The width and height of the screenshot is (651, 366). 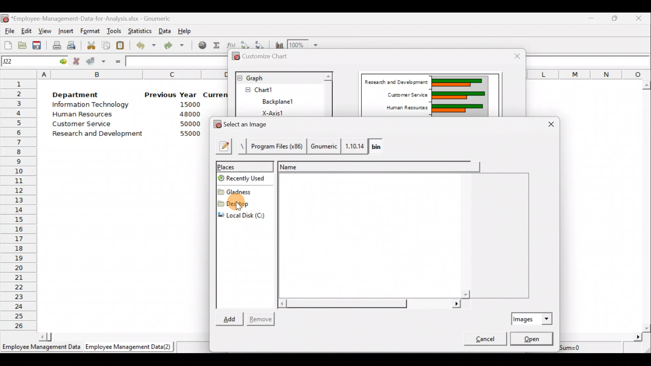 What do you see at coordinates (404, 95) in the screenshot?
I see `Customer Service` at bounding box center [404, 95].